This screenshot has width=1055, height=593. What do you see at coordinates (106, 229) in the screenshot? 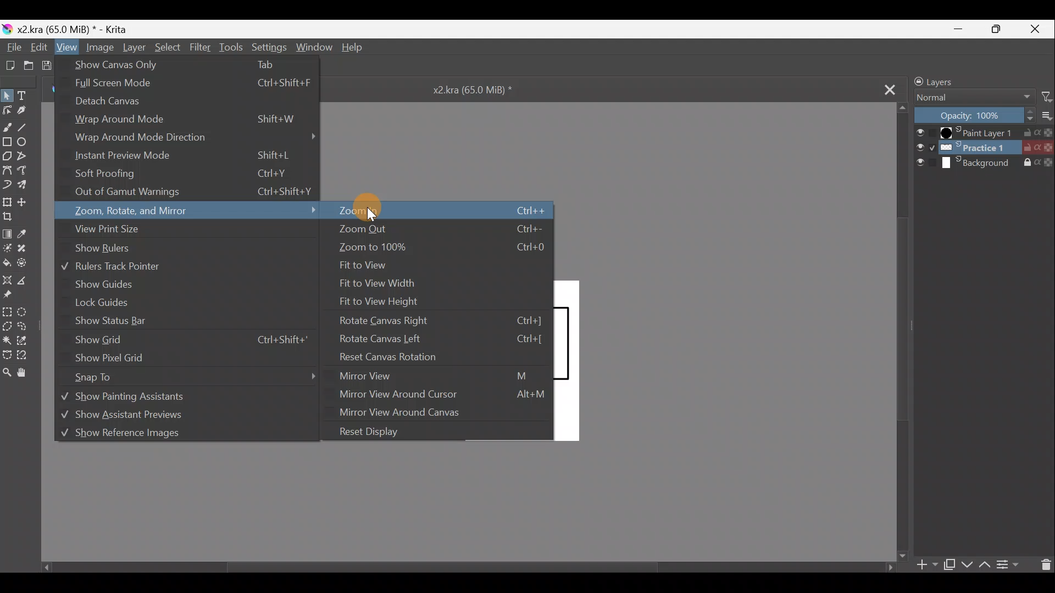
I see `View print size` at bounding box center [106, 229].